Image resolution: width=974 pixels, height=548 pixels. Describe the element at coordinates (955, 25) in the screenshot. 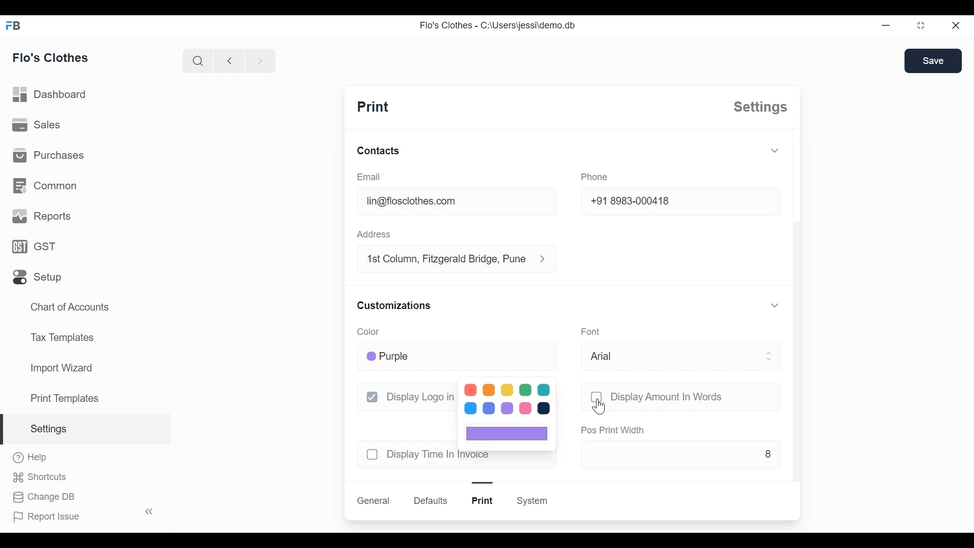

I see `close` at that location.